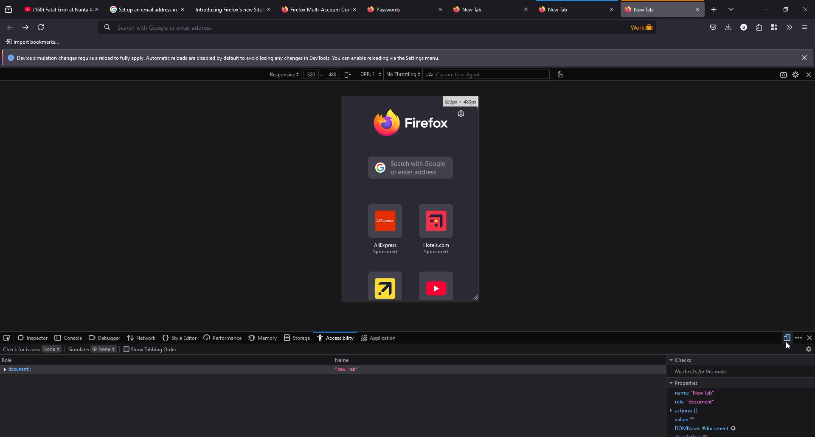  Describe the element at coordinates (268, 9) in the screenshot. I see `close` at that location.